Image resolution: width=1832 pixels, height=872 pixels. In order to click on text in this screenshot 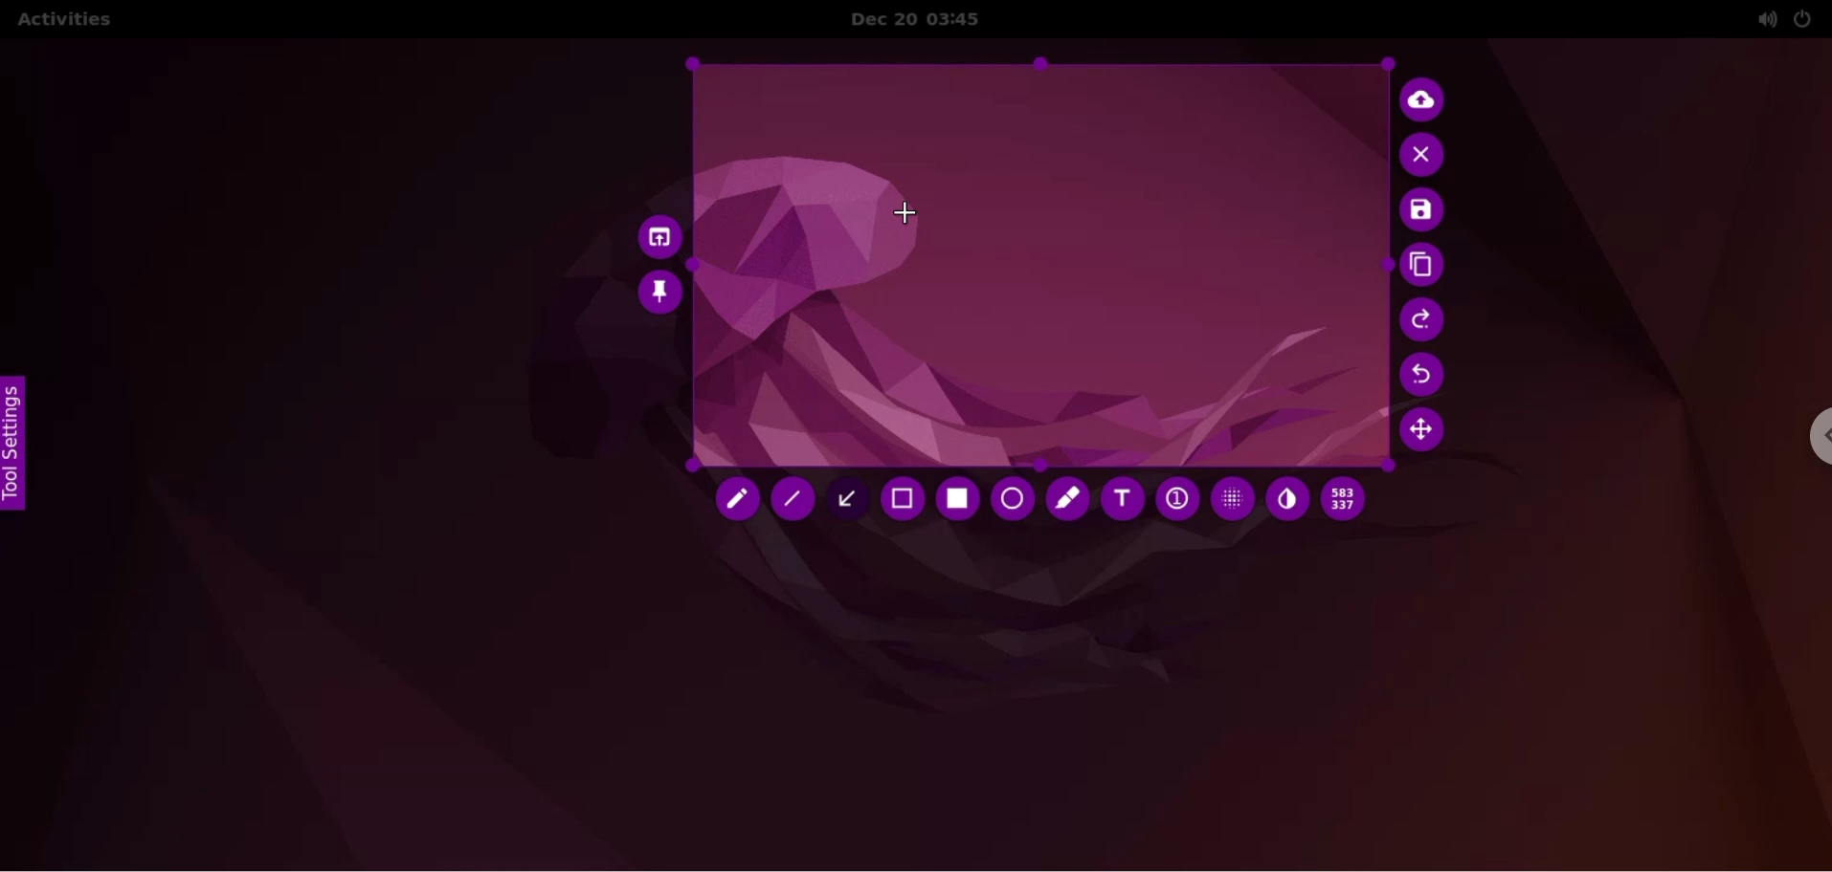, I will do `click(1123, 503)`.